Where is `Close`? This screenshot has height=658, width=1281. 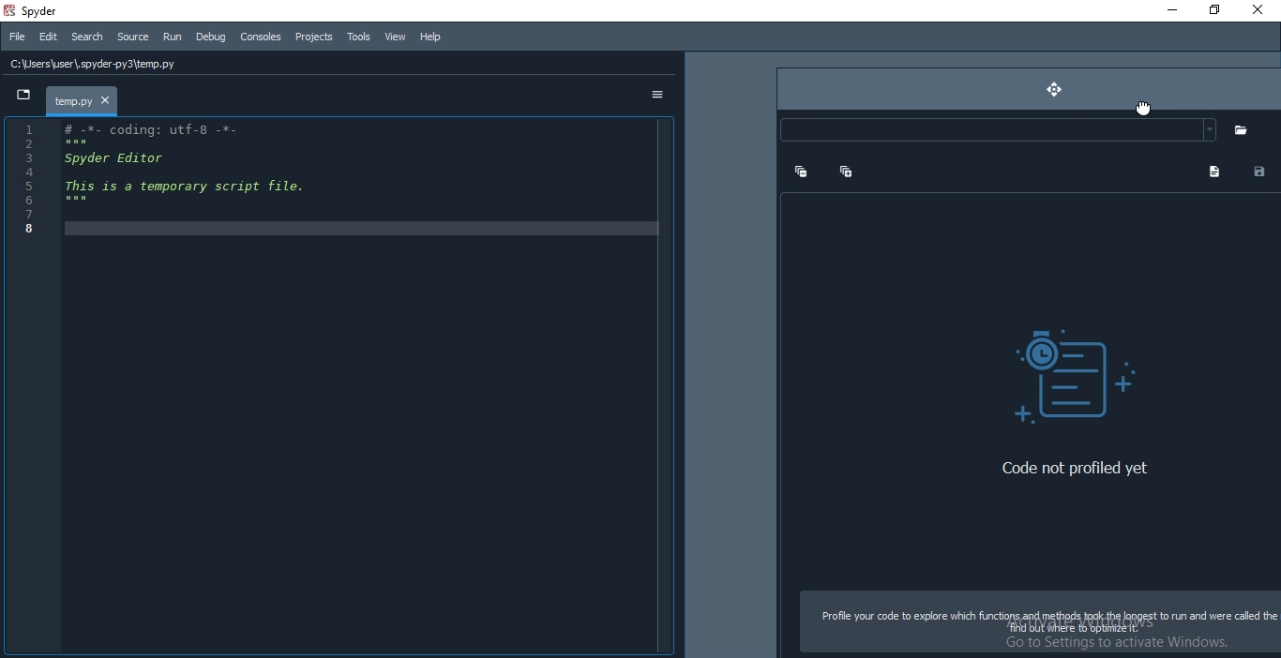 Close is located at coordinates (1259, 10).